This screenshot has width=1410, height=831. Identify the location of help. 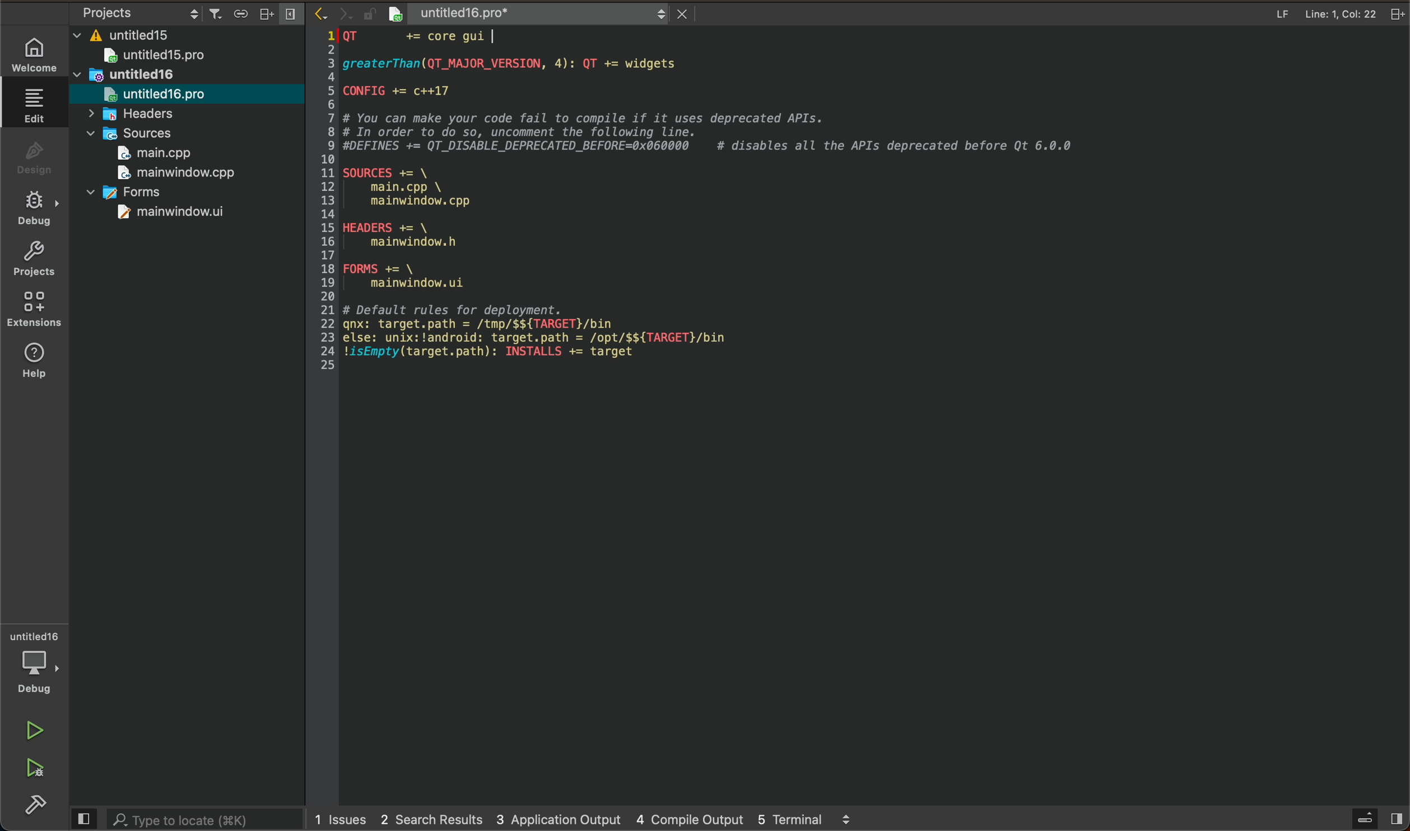
(38, 360).